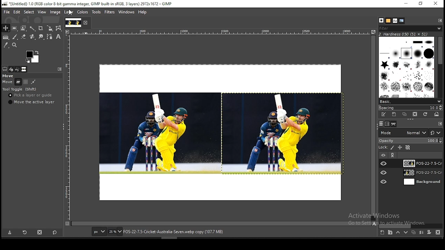 The height and width of the screenshot is (250, 445). I want to click on image (duplicate), so click(282, 134).